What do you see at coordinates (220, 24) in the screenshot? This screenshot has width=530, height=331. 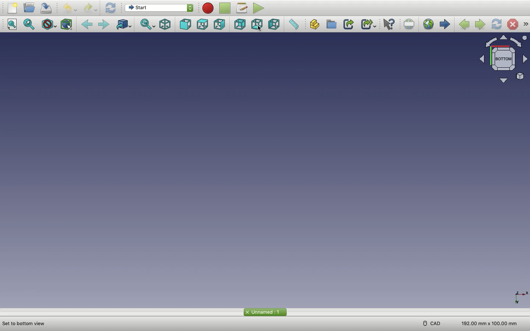 I see `Right` at bounding box center [220, 24].